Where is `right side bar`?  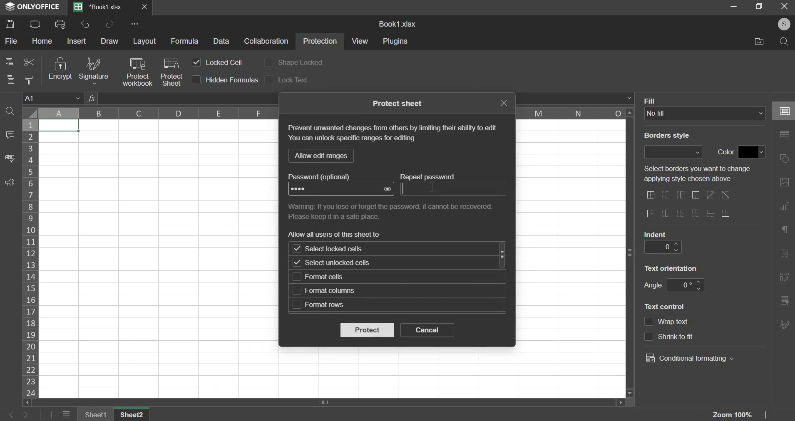 right side bar is located at coordinates (785, 323).